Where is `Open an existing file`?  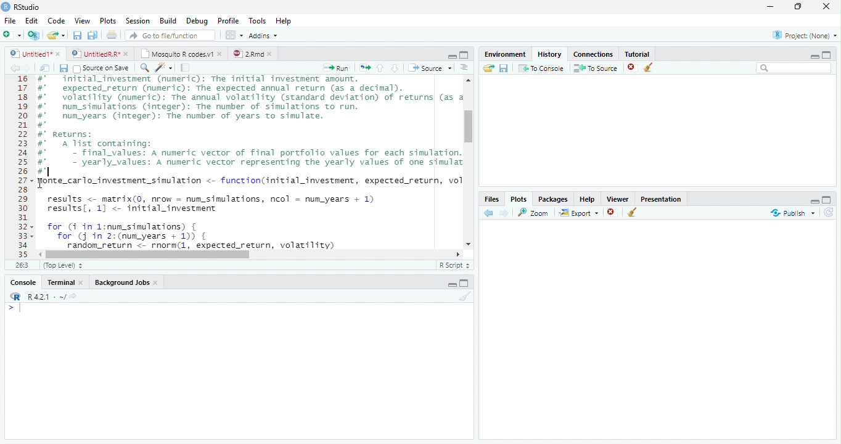
Open an existing file is located at coordinates (56, 35).